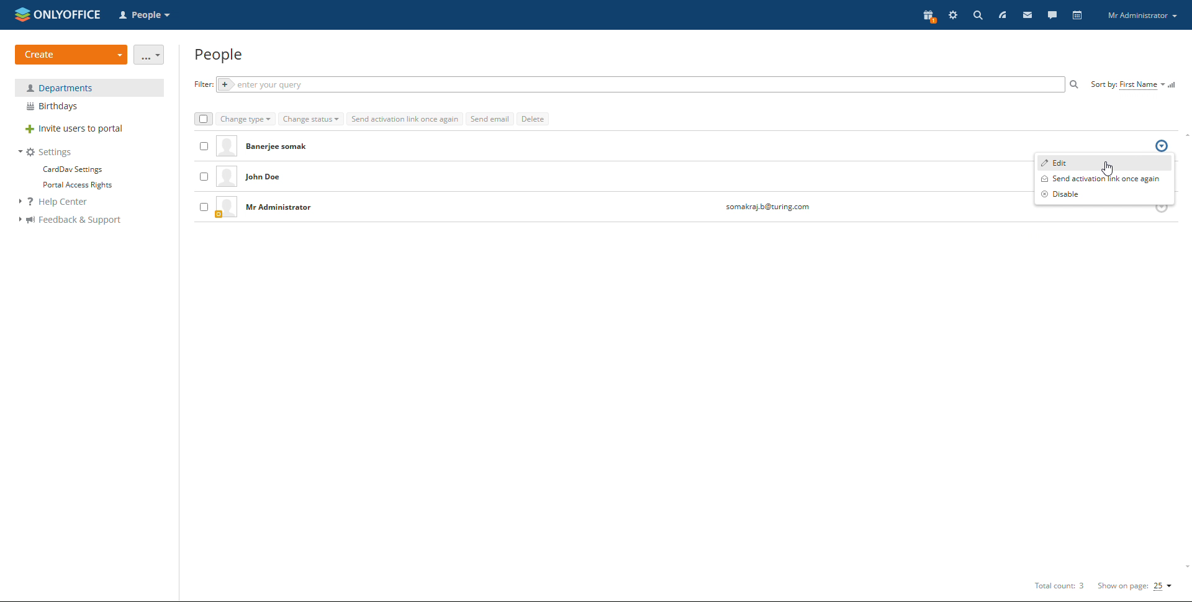  What do you see at coordinates (953, 16) in the screenshot?
I see `settings` at bounding box center [953, 16].